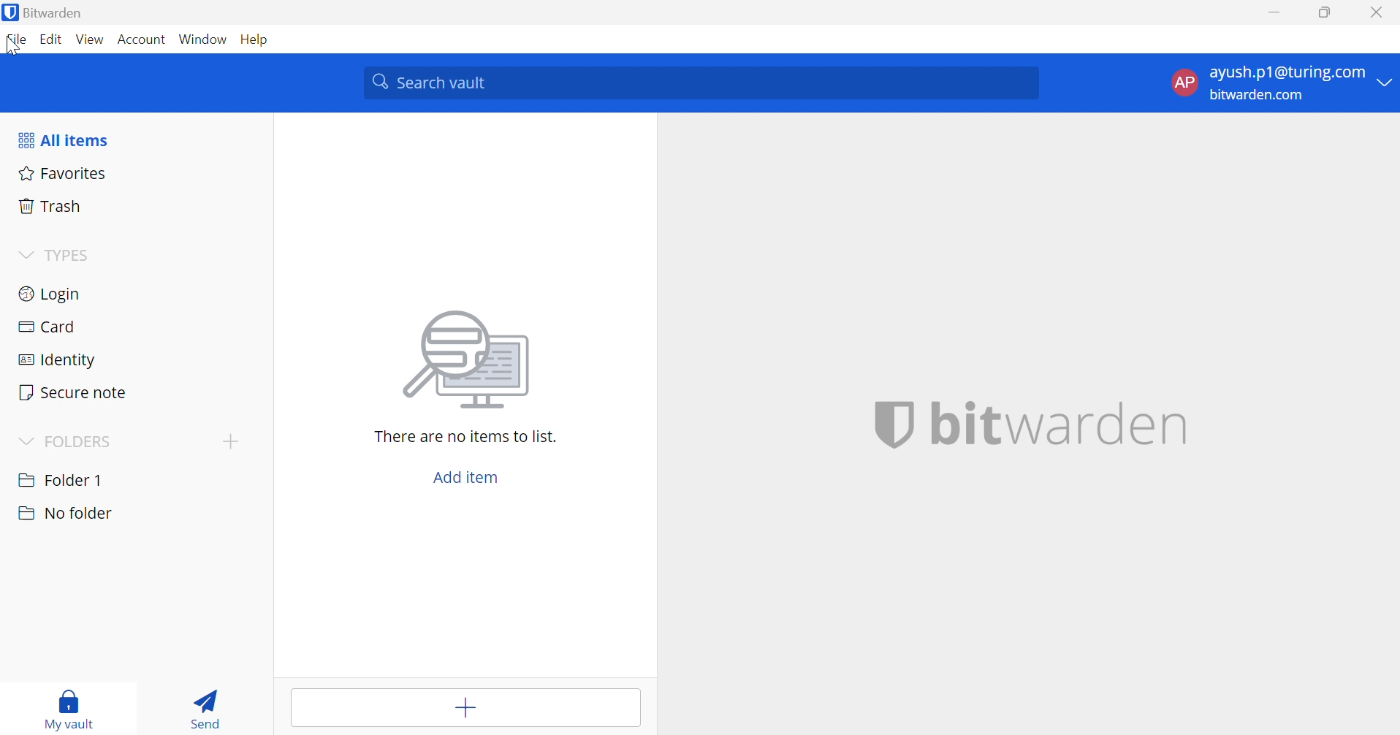 Image resolution: width=1400 pixels, height=735 pixels. Describe the element at coordinates (1275, 11) in the screenshot. I see `Minimize` at that location.